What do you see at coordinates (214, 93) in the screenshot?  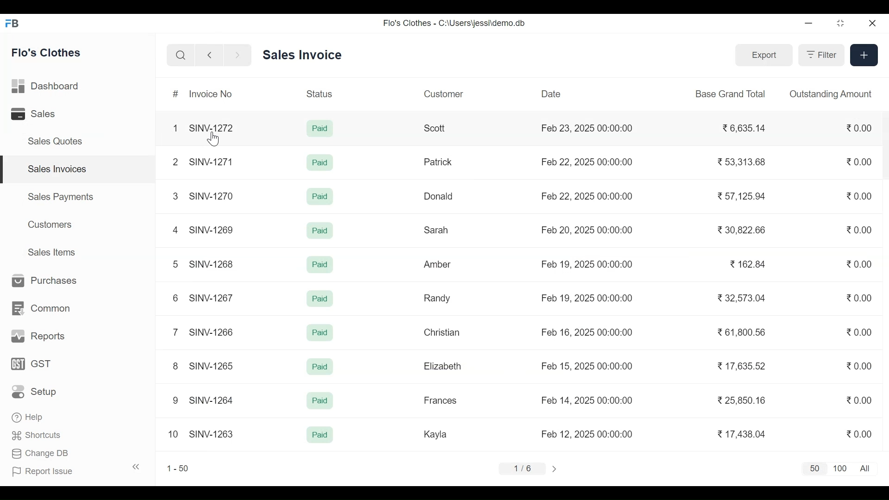 I see `Invoice No` at bounding box center [214, 93].